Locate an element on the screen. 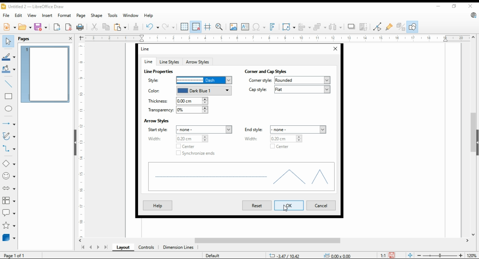 Image resolution: width=479 pixels, height=259 pixels. rectangle is located at coordinates (8, 96).